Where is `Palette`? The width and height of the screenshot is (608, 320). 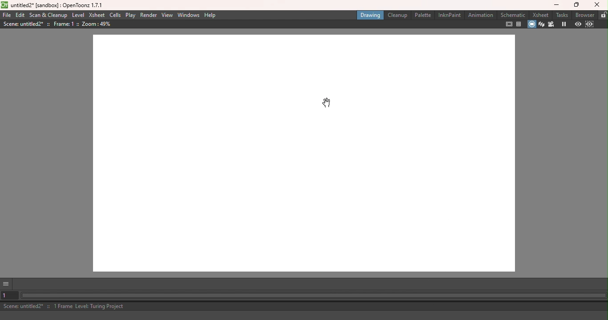
Palette is located at coordinates (422, 15).